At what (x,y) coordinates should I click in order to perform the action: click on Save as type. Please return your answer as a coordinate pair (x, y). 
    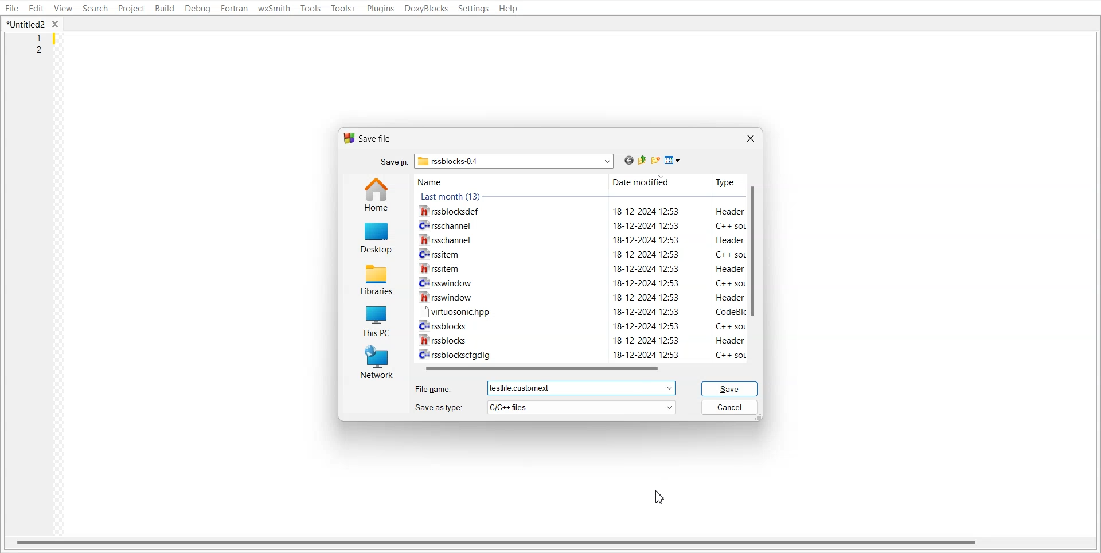
    Looking at the image, I should click on (545, 407).